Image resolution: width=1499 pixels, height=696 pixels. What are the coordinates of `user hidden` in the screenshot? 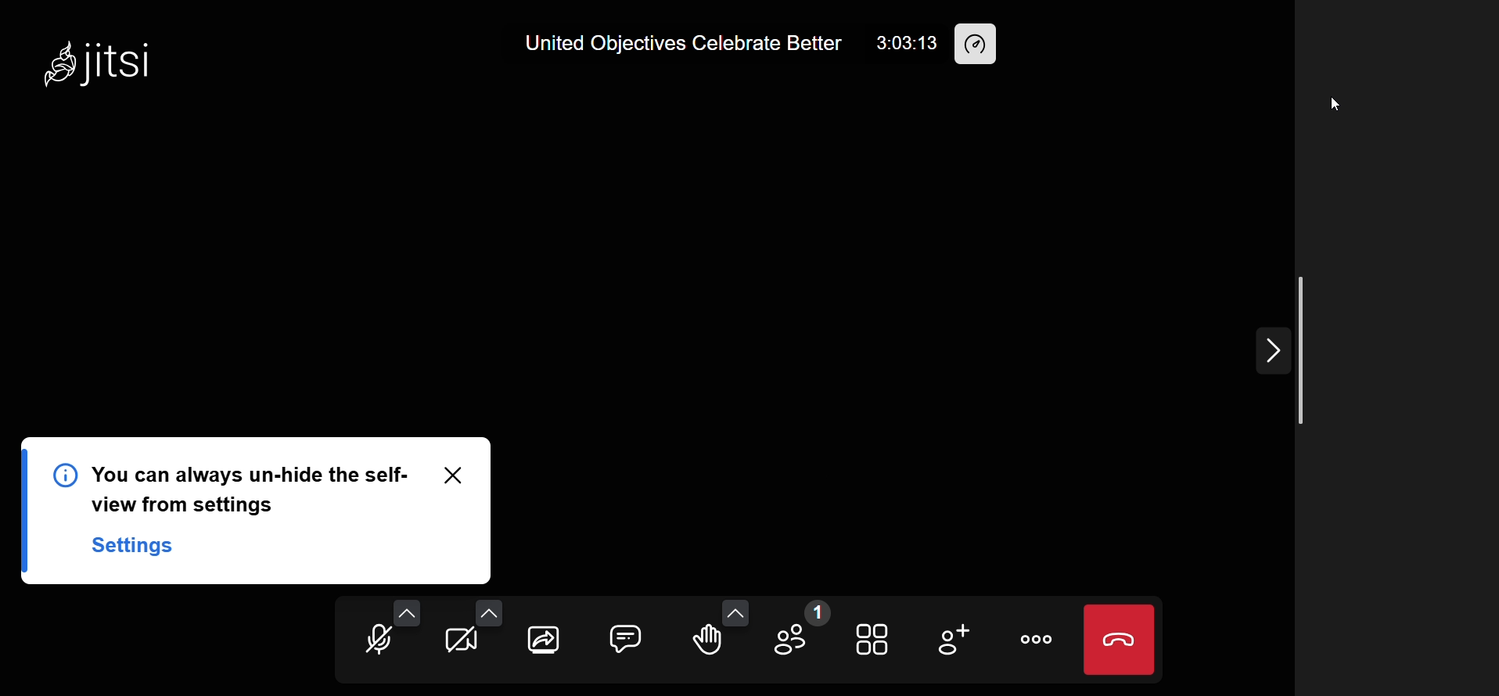 It's located at (1406, 48).